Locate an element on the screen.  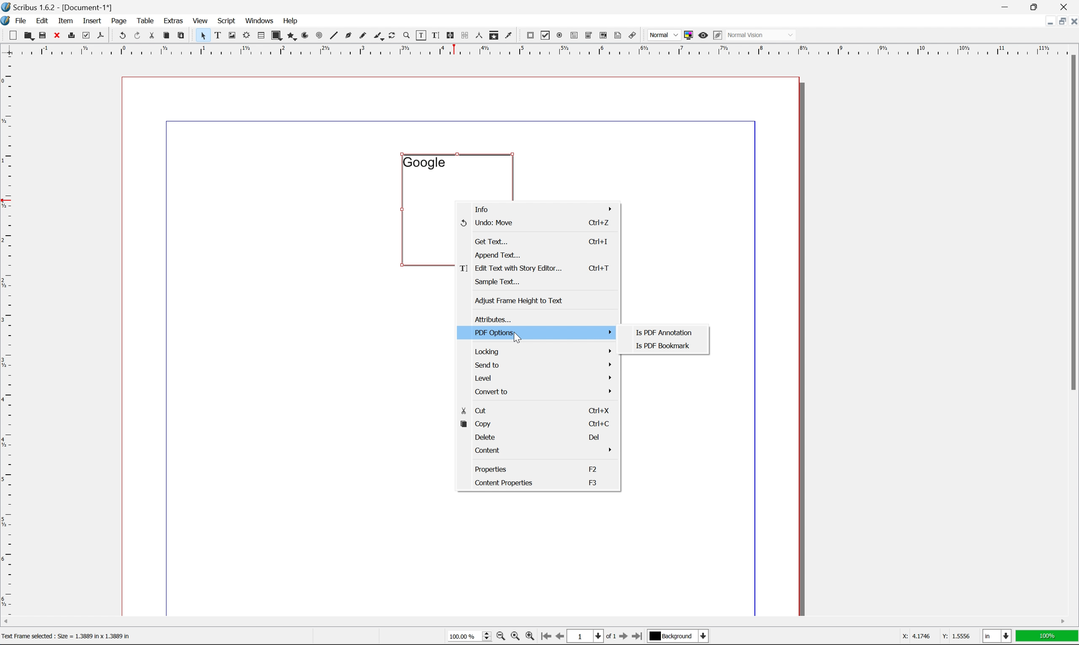
ruler is located at coordinates (7, 335).